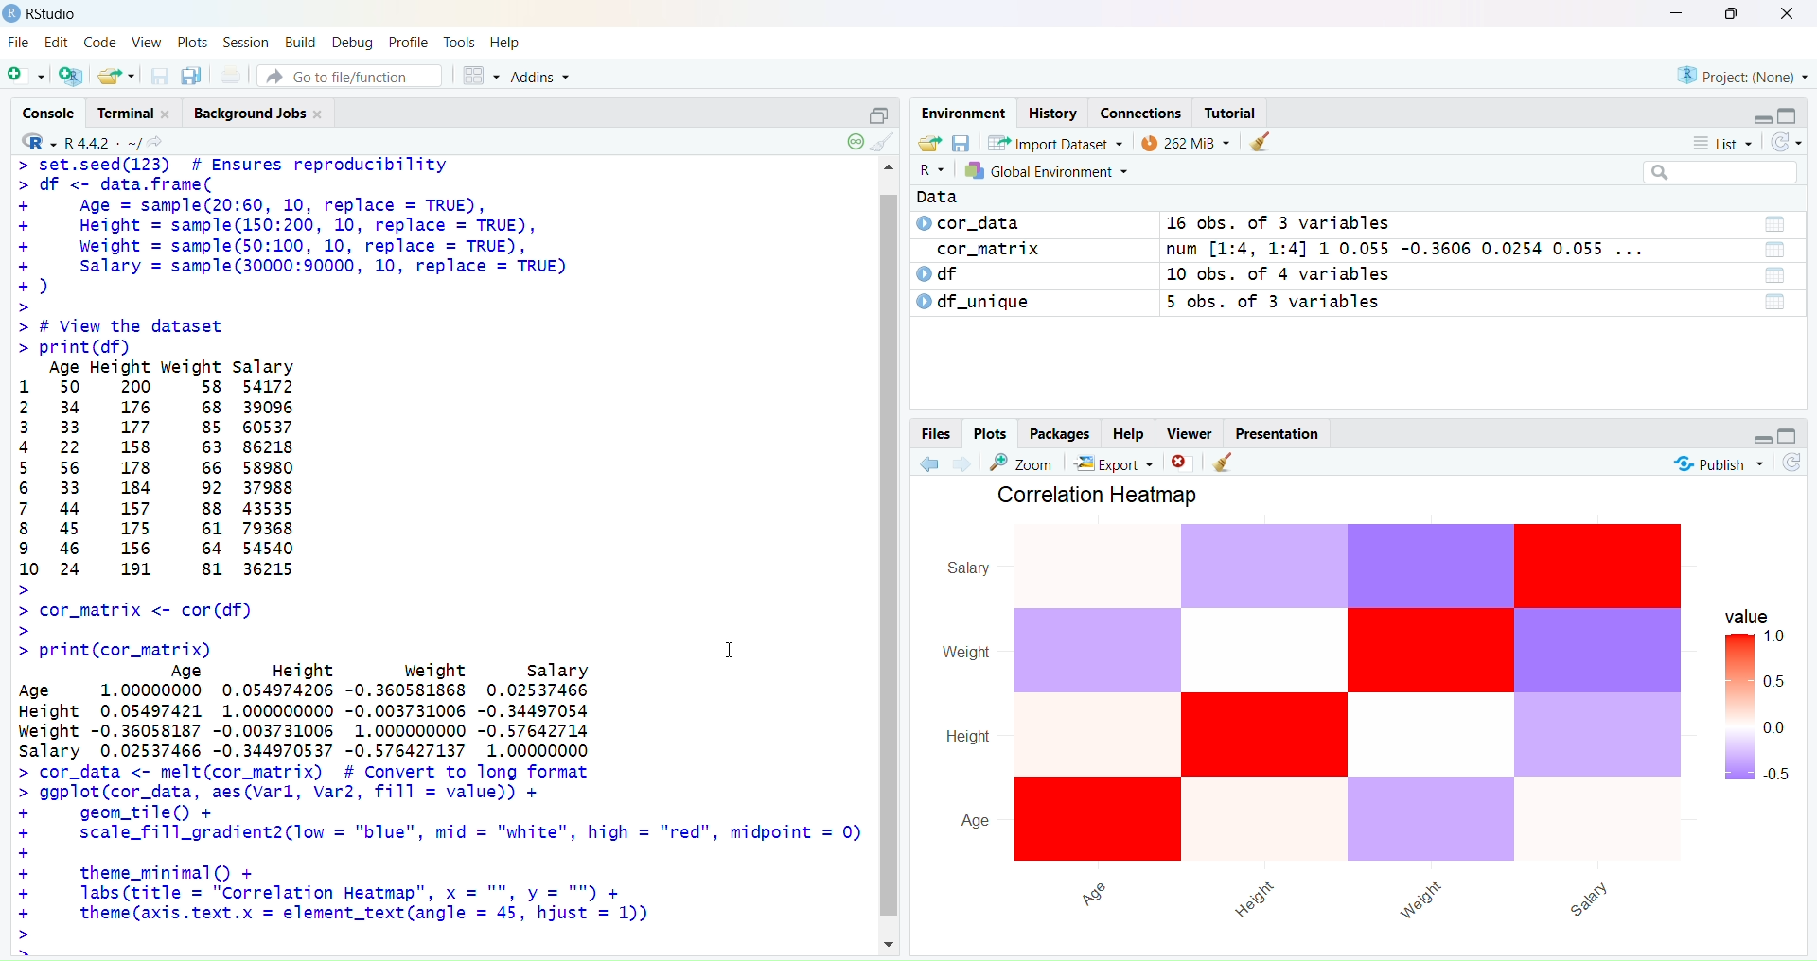 This screenshot has height=961, width=1817. I want to click on Search bar, so click(1720, 173).